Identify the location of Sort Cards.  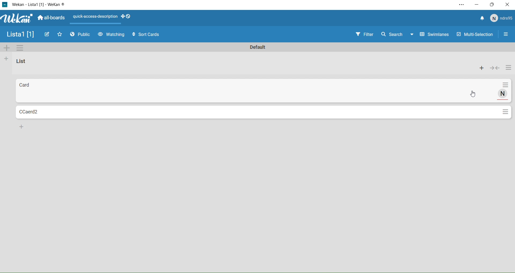
(143, 34).